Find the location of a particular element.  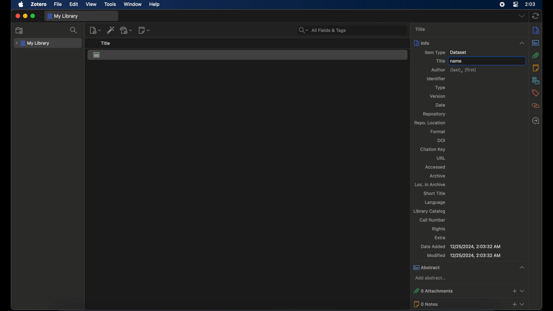

item type is located at coordinates (445, 52).